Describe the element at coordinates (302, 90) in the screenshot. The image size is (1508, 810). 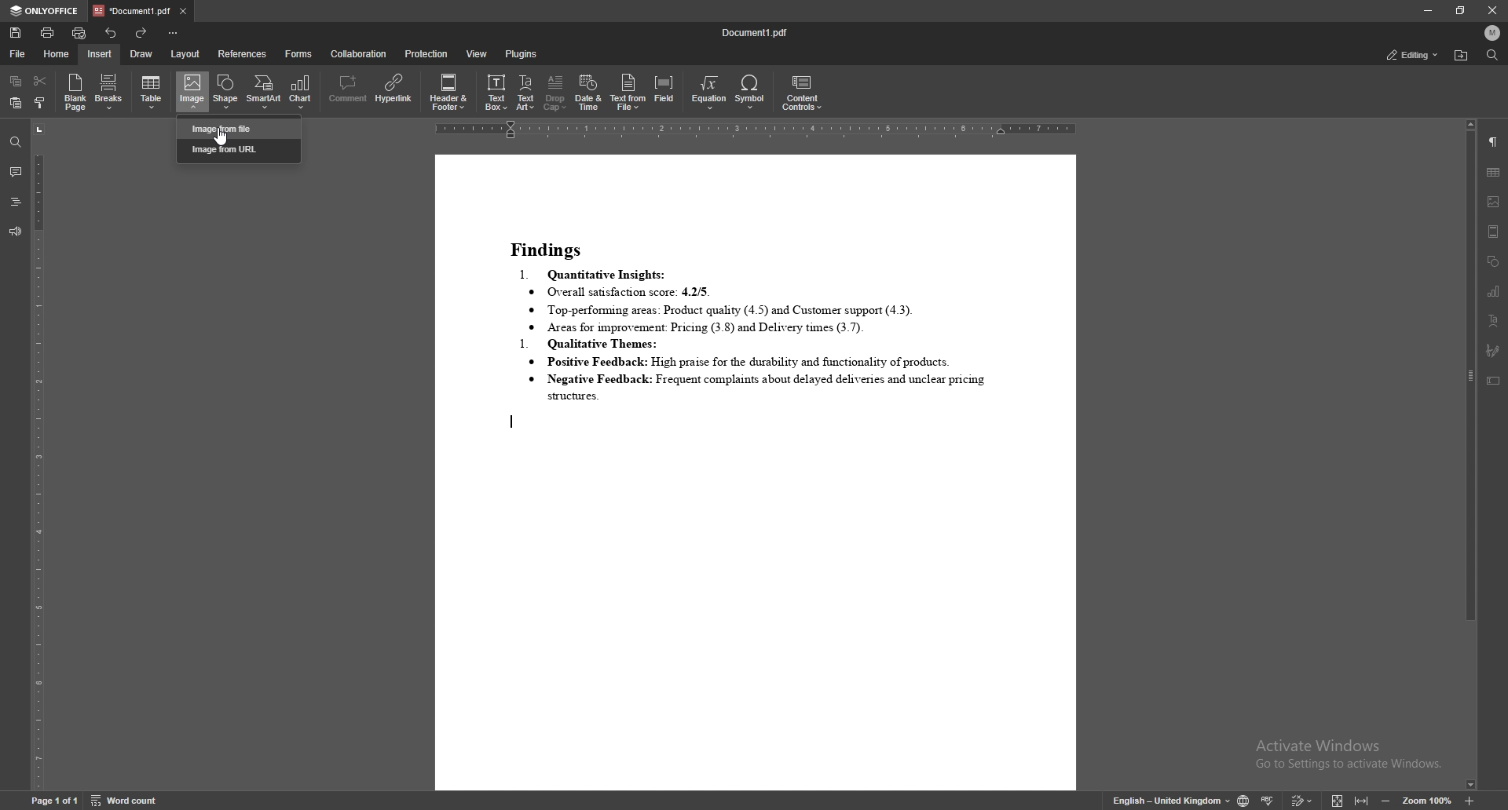
I see `chart` at that location.